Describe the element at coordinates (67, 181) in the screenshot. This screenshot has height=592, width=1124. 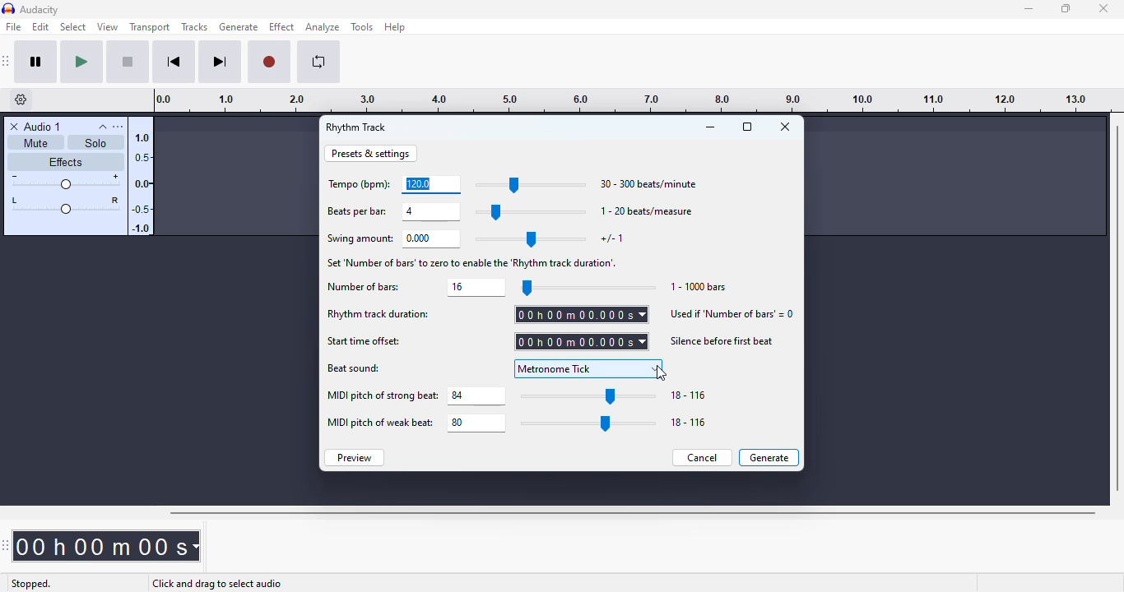
I see `volume` at that location.